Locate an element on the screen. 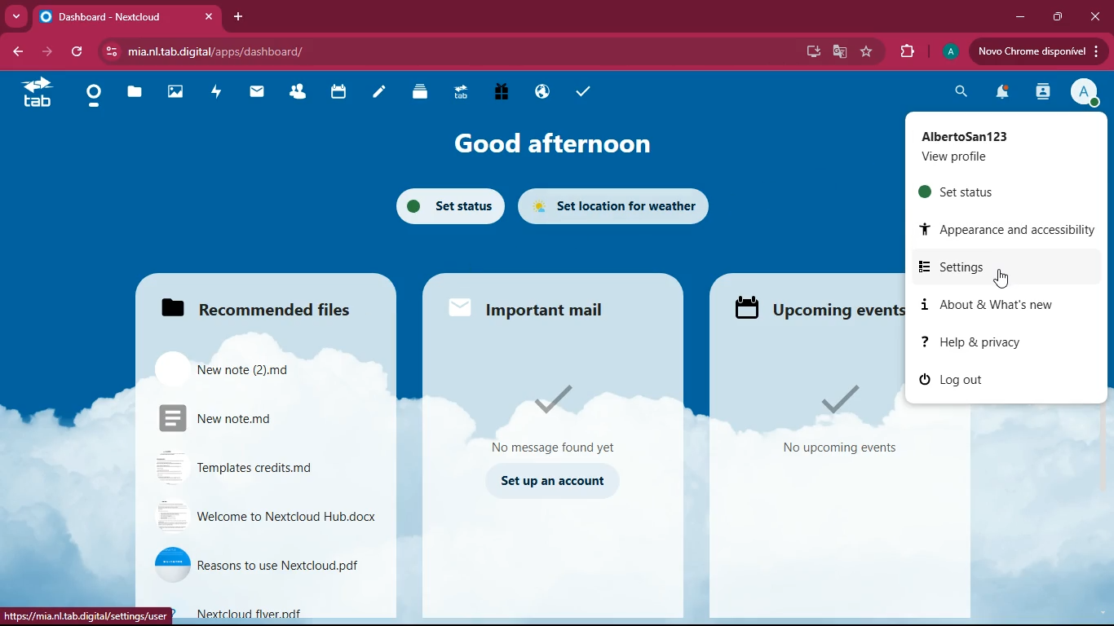 This screenshot has height=626, width=1114. extensions is located at coordinates (903, 50).